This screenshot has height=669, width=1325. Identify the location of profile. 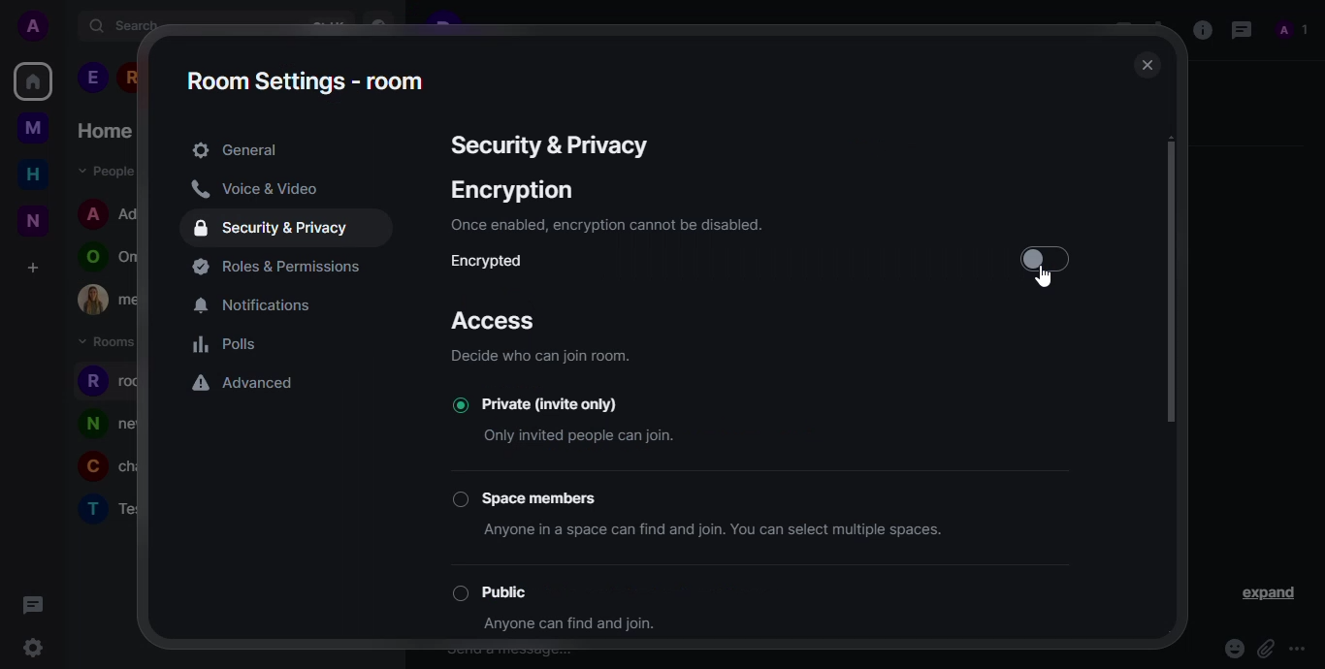
(91, 381).